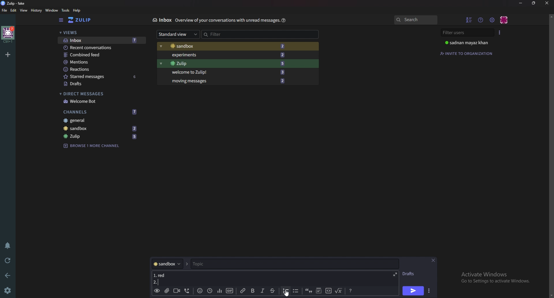 Image resolution: width=554 pixels, height=298 pixels. What do you see at coordinates (99, 33) in the screenshot?
I see `Views` at bounding box center [99, 33].